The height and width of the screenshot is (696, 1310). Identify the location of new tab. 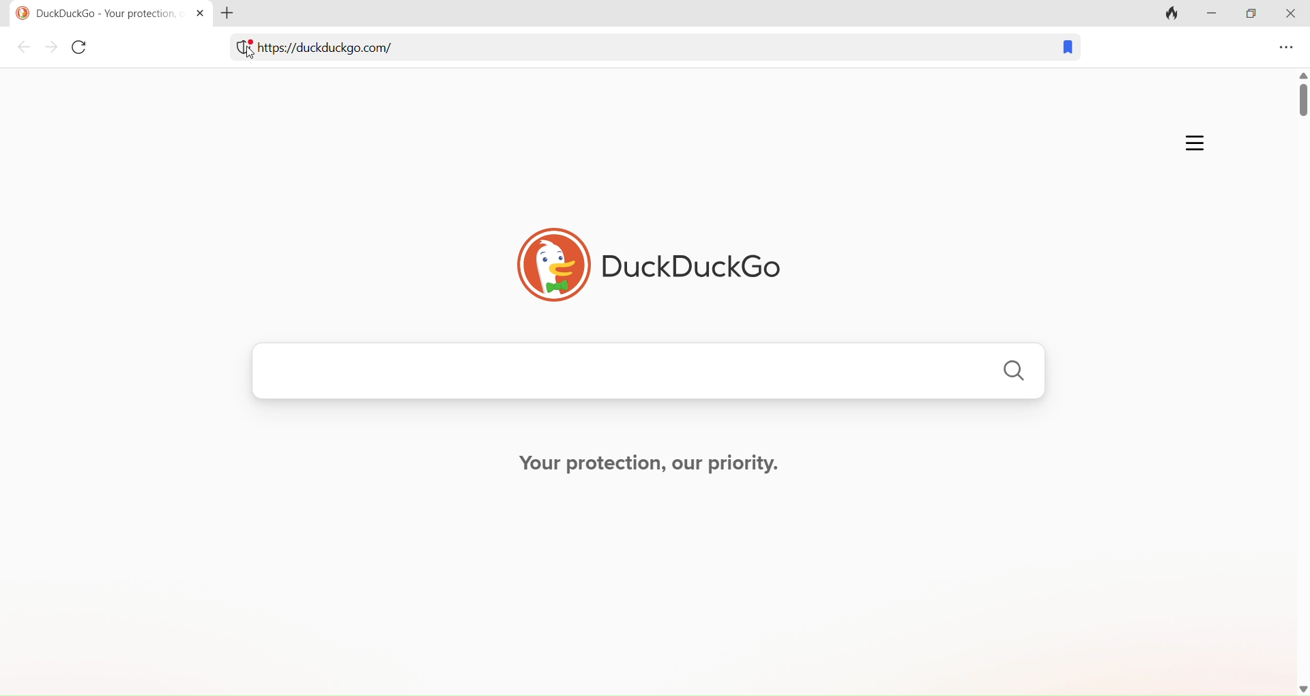
(235, 14).